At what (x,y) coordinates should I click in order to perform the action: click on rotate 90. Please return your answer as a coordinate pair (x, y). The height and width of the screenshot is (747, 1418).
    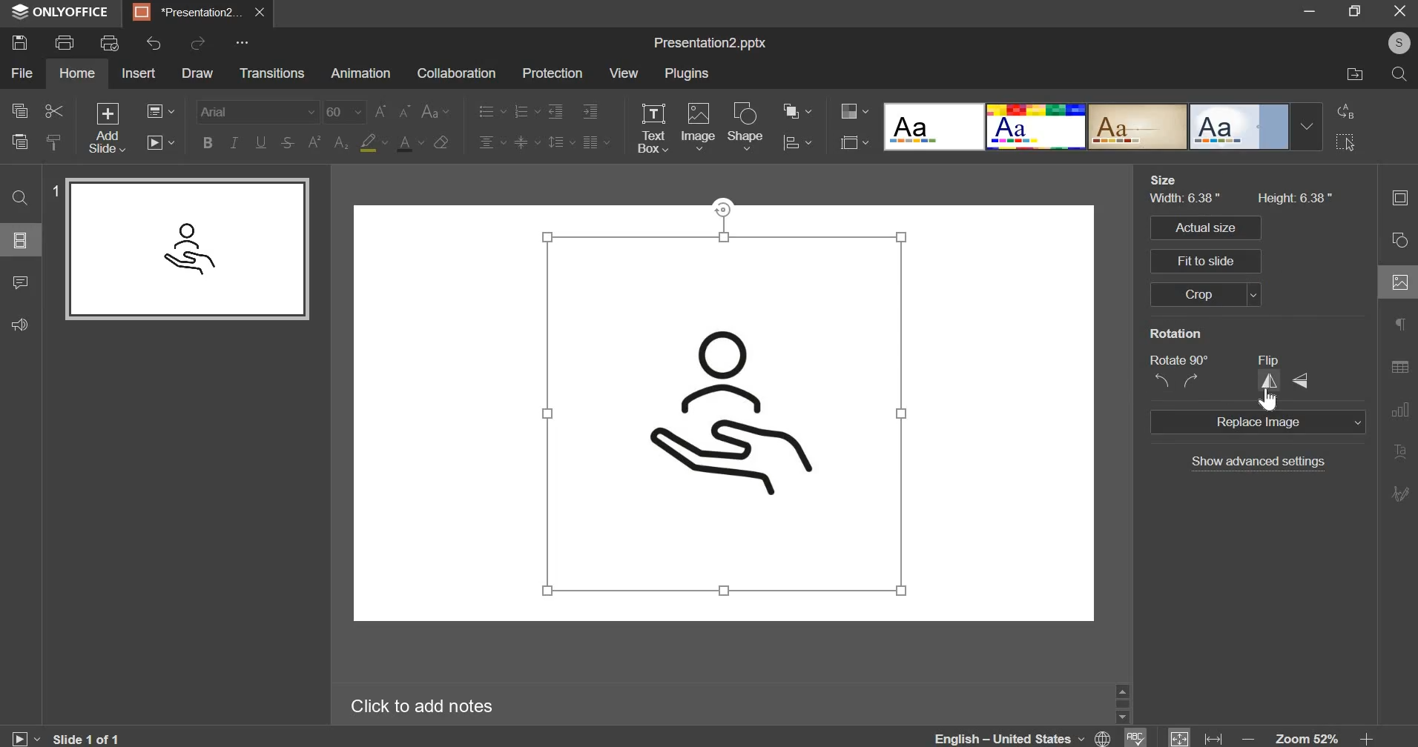
    Looking at the image, I should click on (1181, 373).